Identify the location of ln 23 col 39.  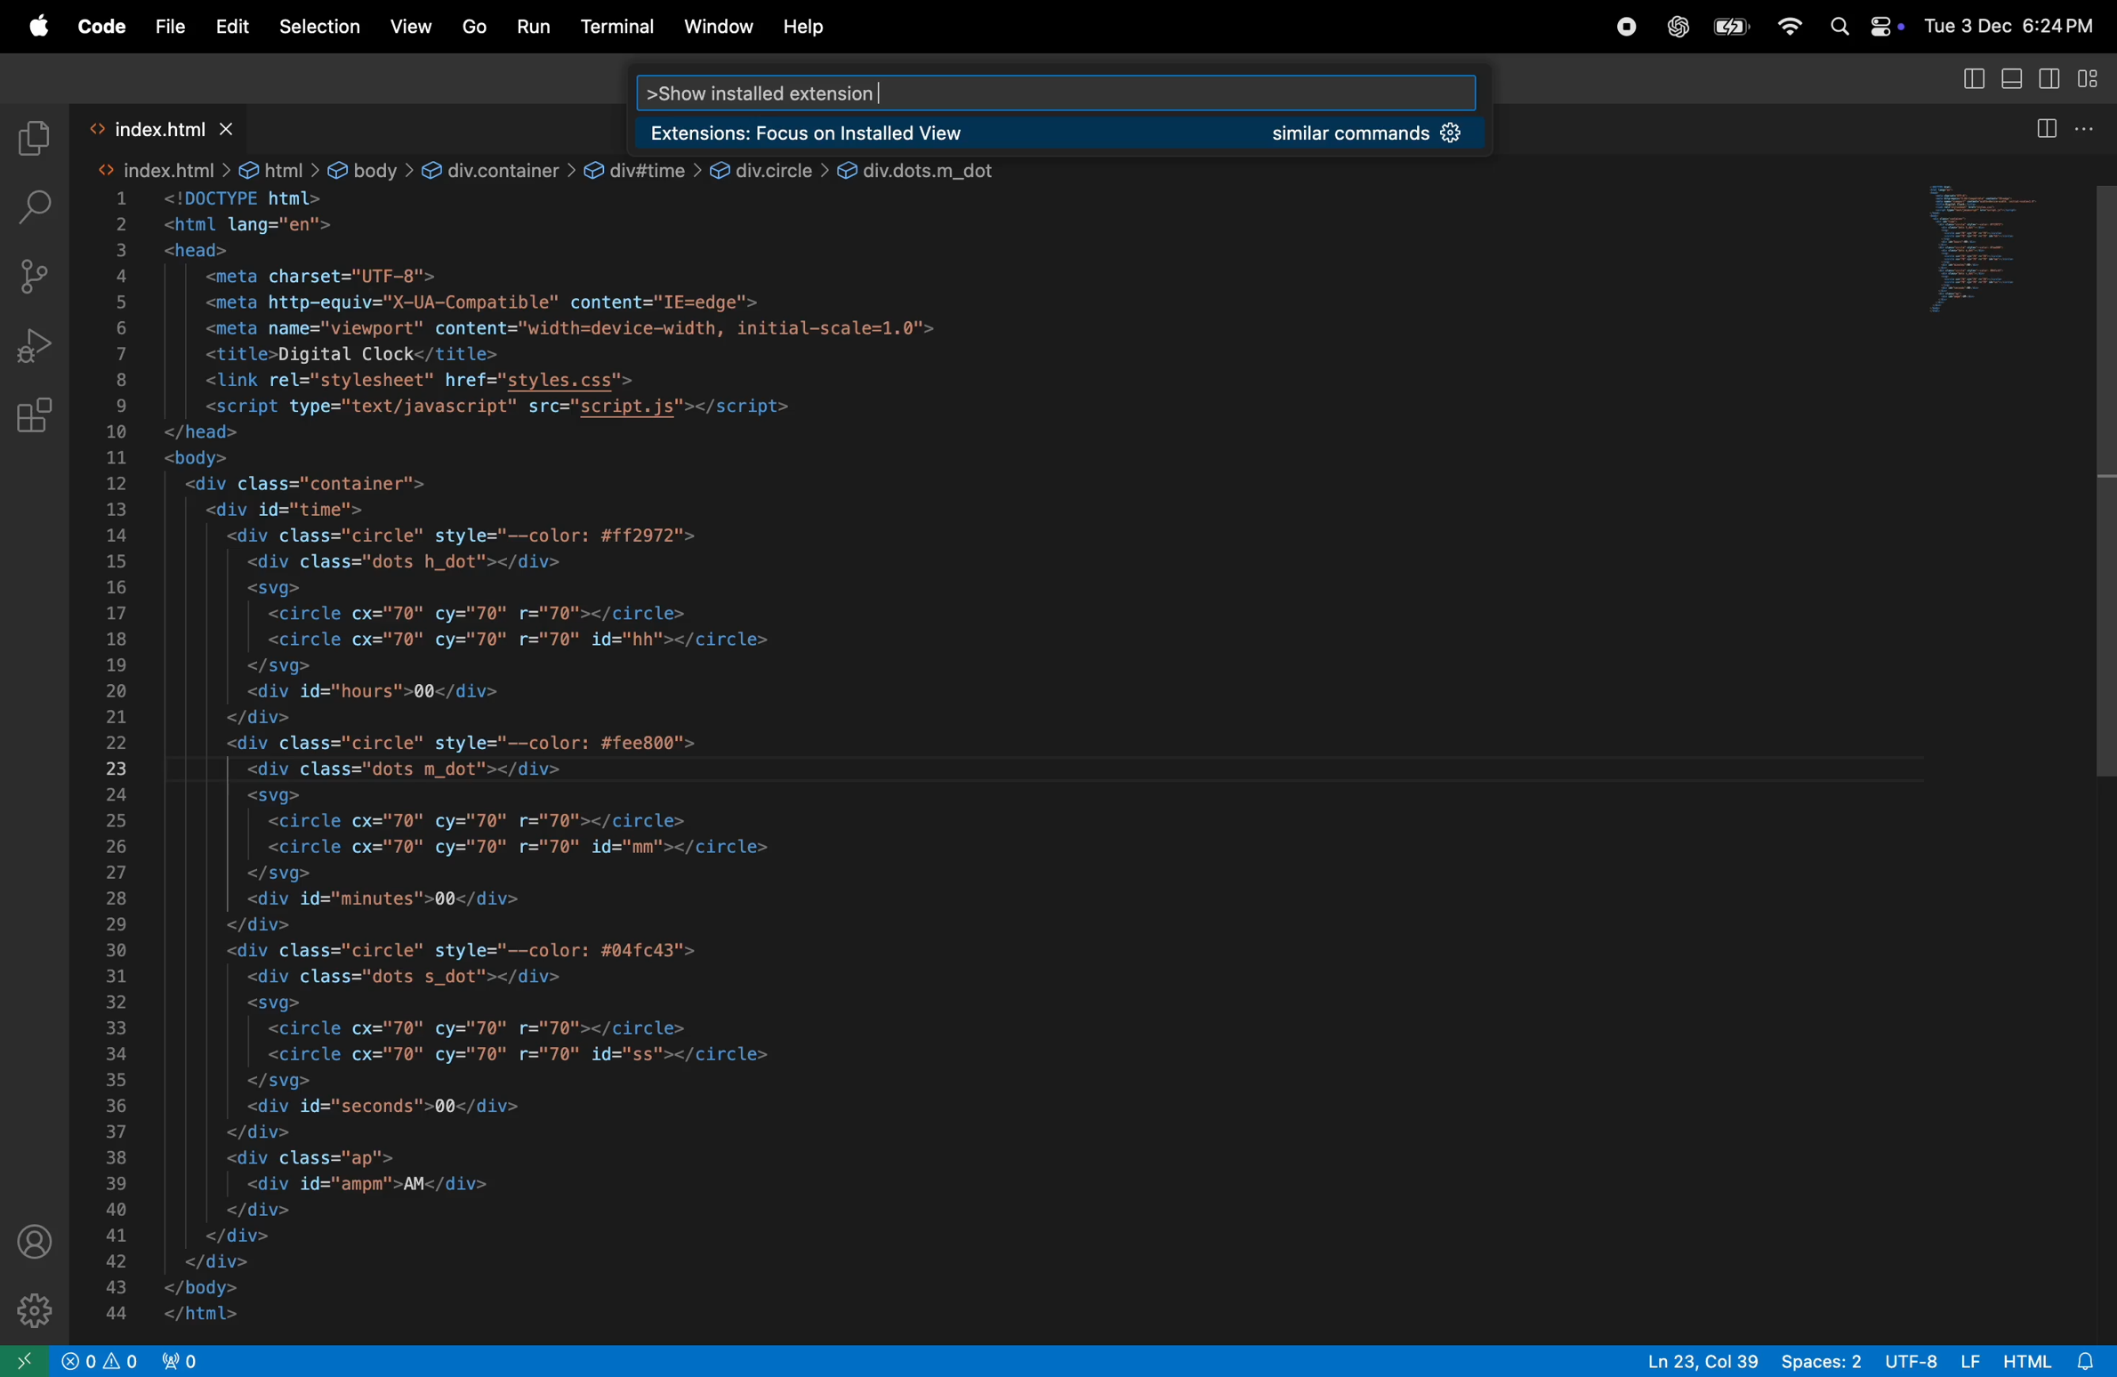
(1701, 1359).